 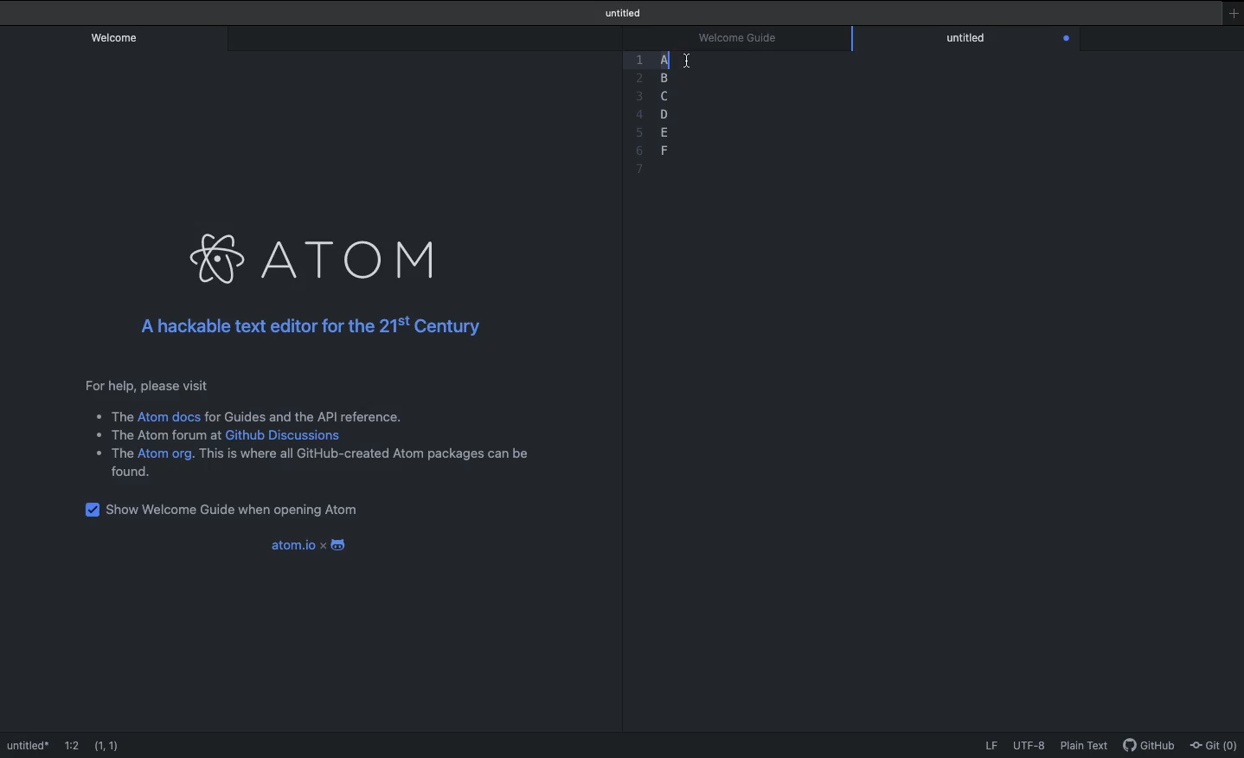 What do you see at coordinates (638, 133) in the screenshot?
I see `5` at bounding box center [638, 133].